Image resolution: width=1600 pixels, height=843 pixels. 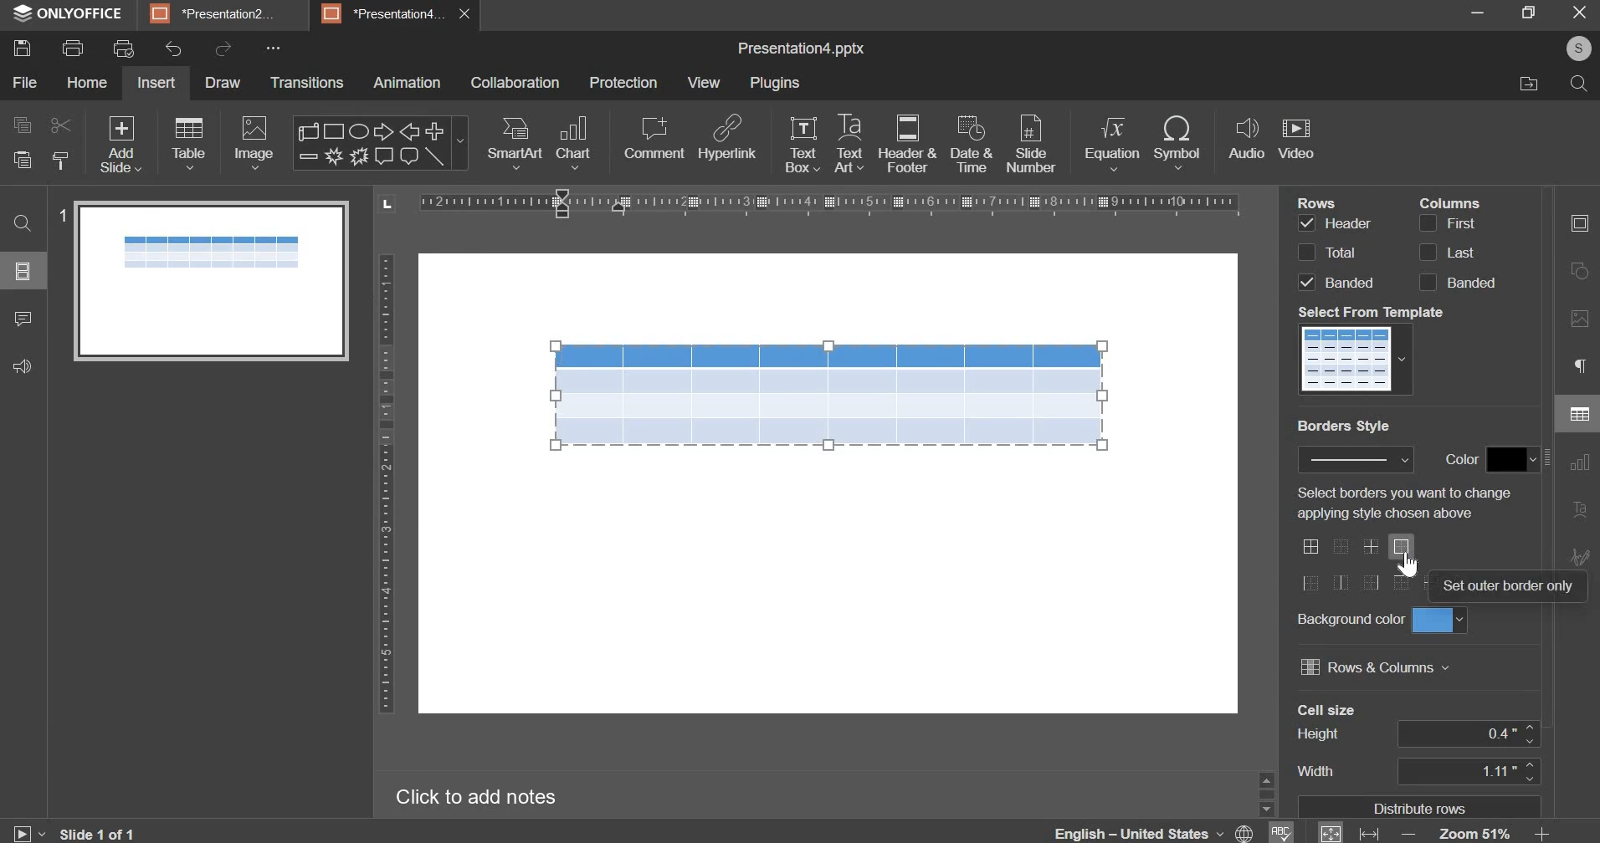 I want to click on select from template, so click(x=1375, y=309).